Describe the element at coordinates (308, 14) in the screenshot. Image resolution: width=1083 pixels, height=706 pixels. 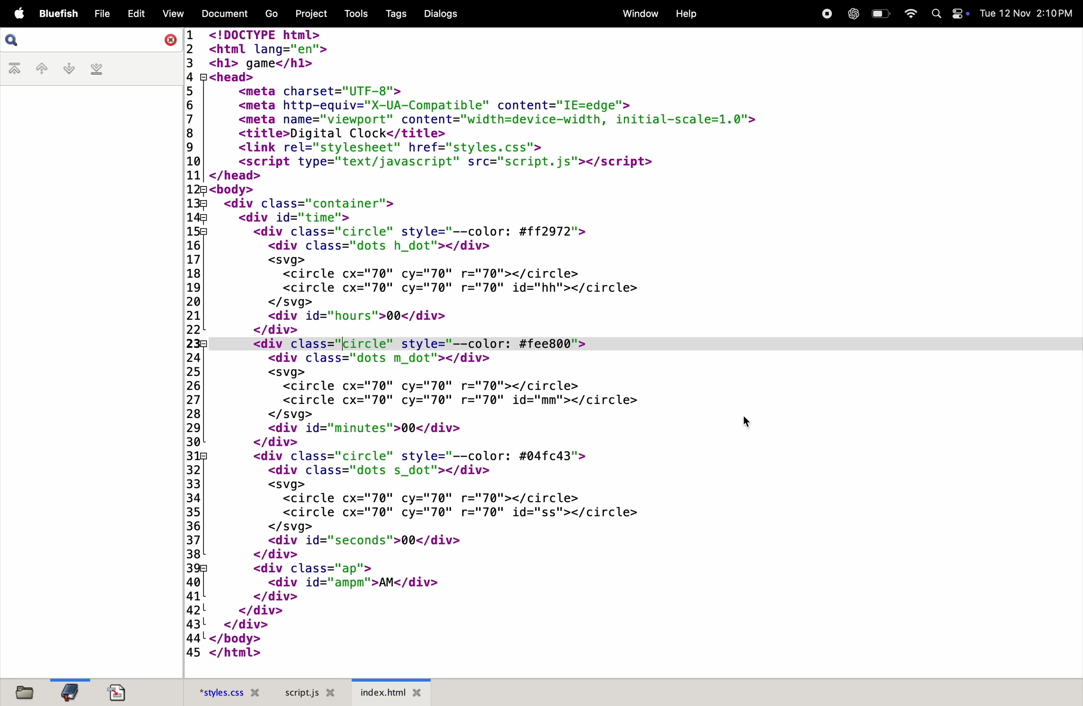
I see `projects` at that location.